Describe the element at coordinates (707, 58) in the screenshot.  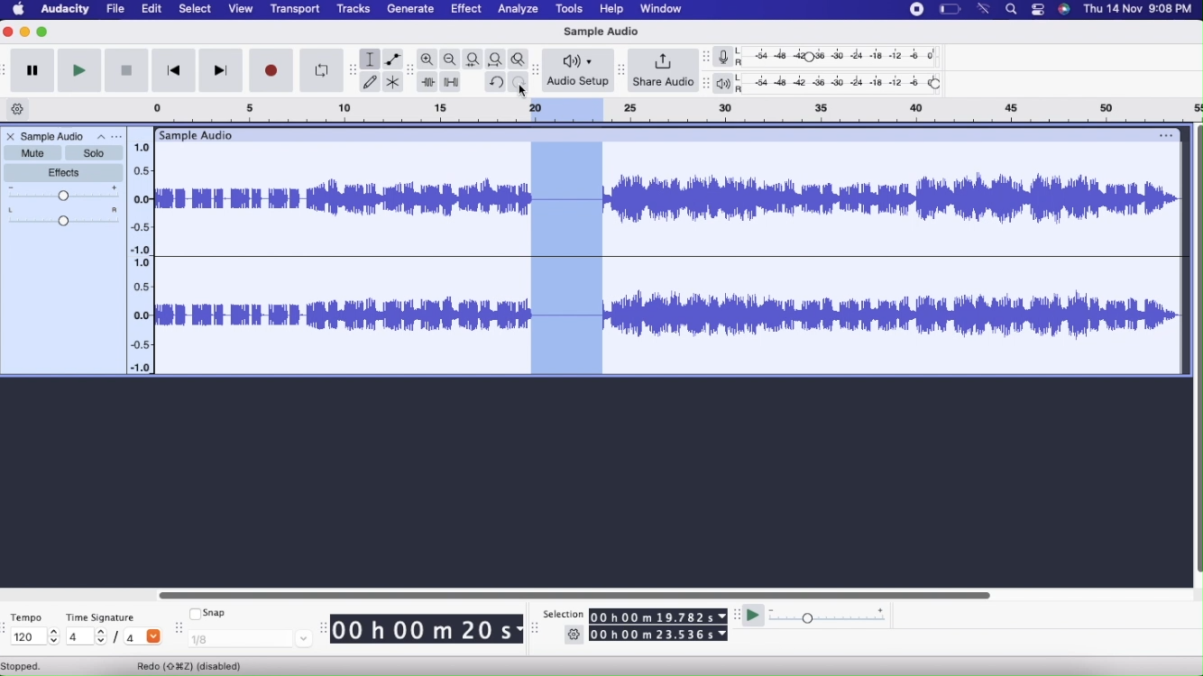
I see `move toolbar` at that location.